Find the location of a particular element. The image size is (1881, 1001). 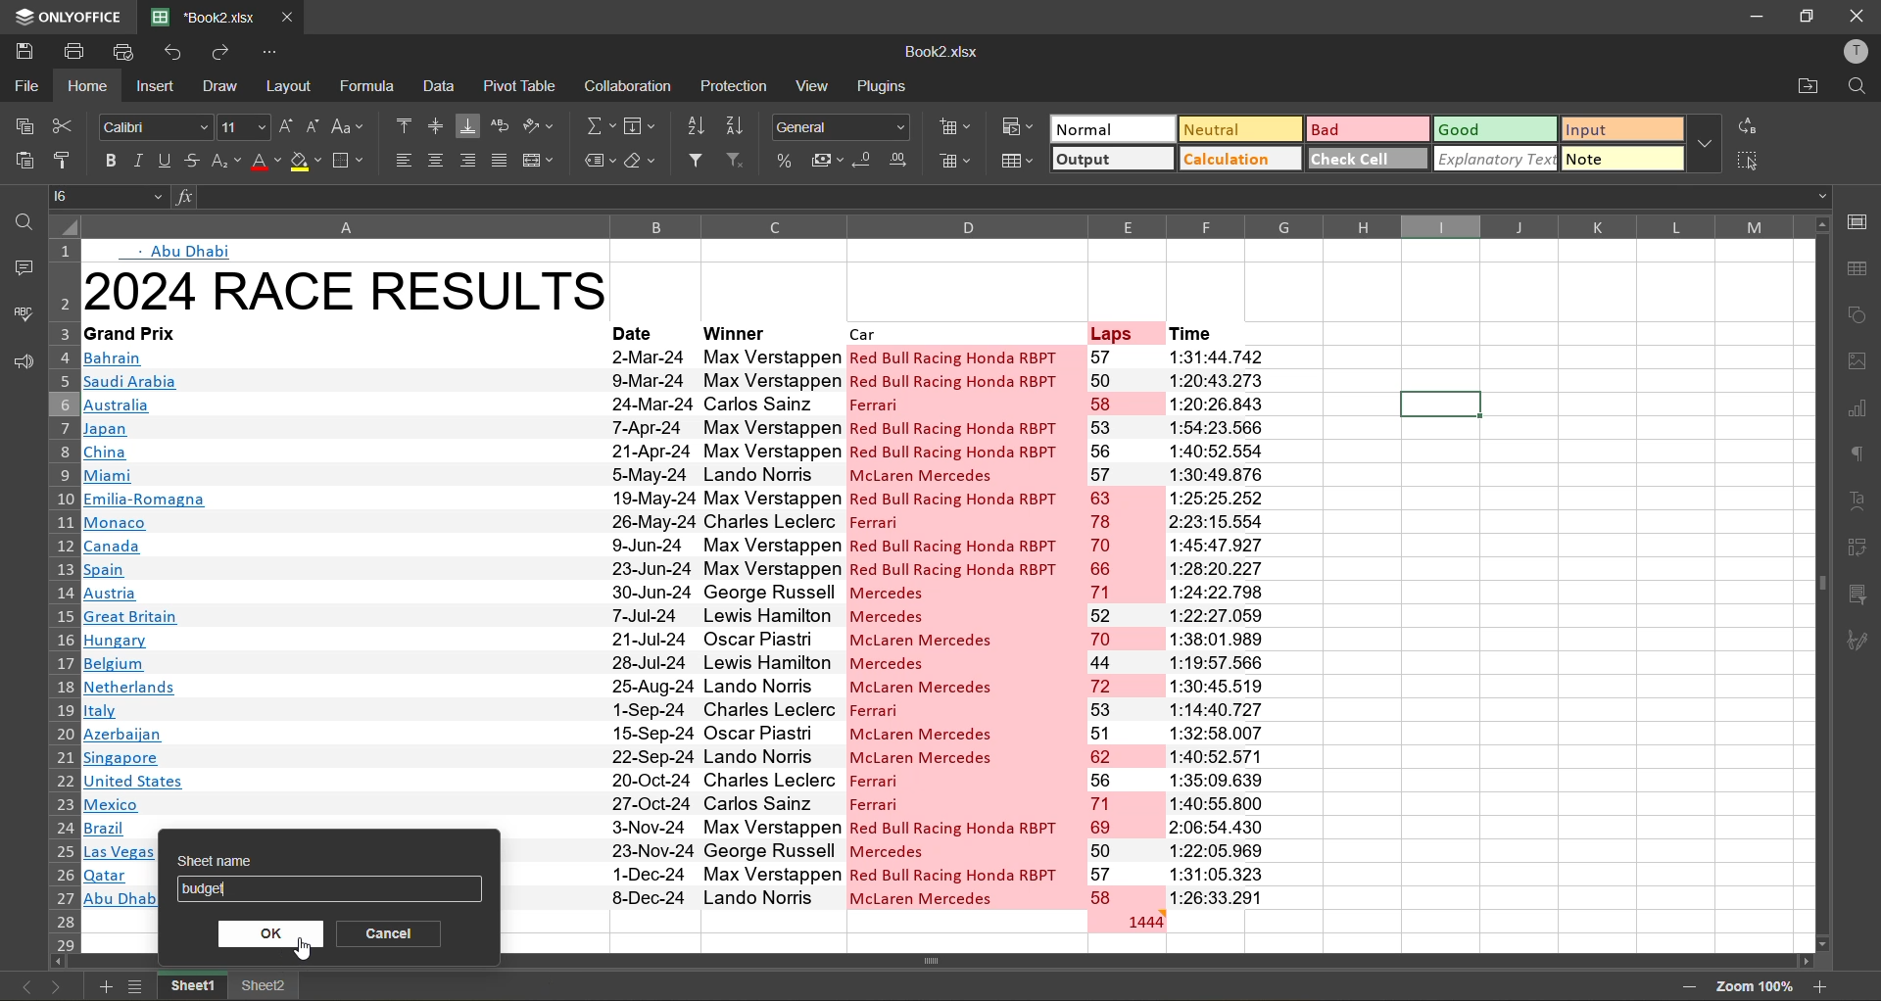

summation is located at coordinates (602, 124).